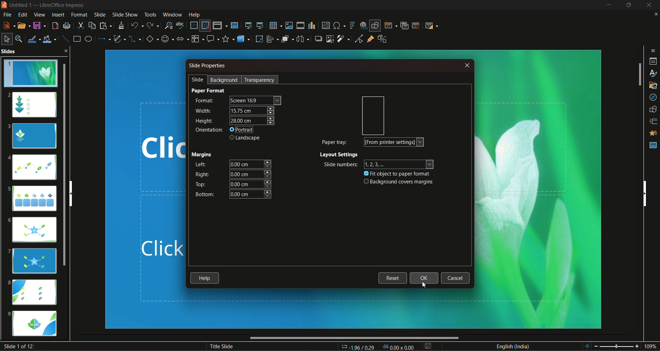 The height and width of the screenshot is (351, 660). Describe the element at coordinates (209, 90) in the screenshot. I see `paper format` at that location.